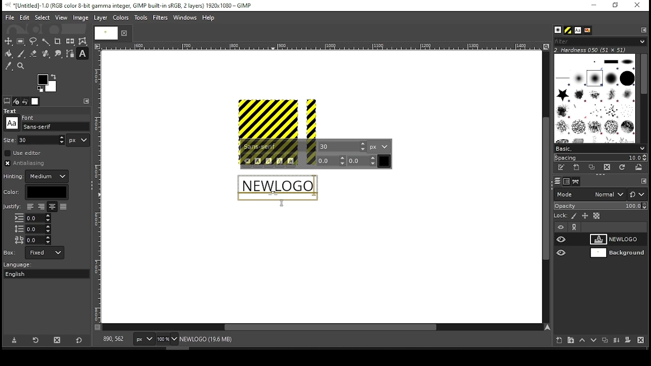 This screenshot has width=651, height=366. I want to click on new layer group  , so click(570, 340).